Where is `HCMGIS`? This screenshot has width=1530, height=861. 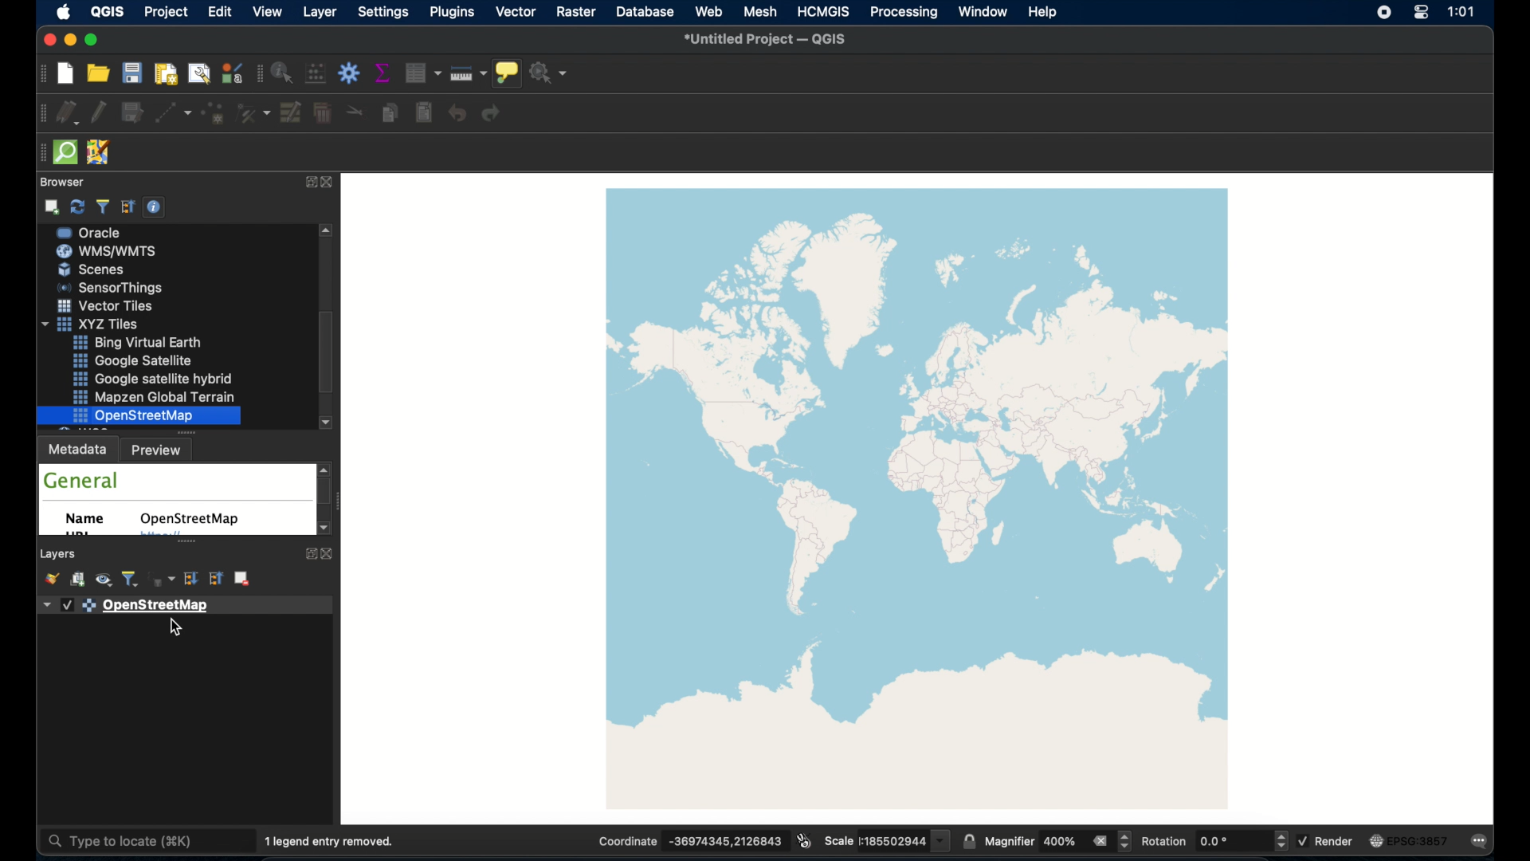 HCMGIS is located at coordinates (822, 12).